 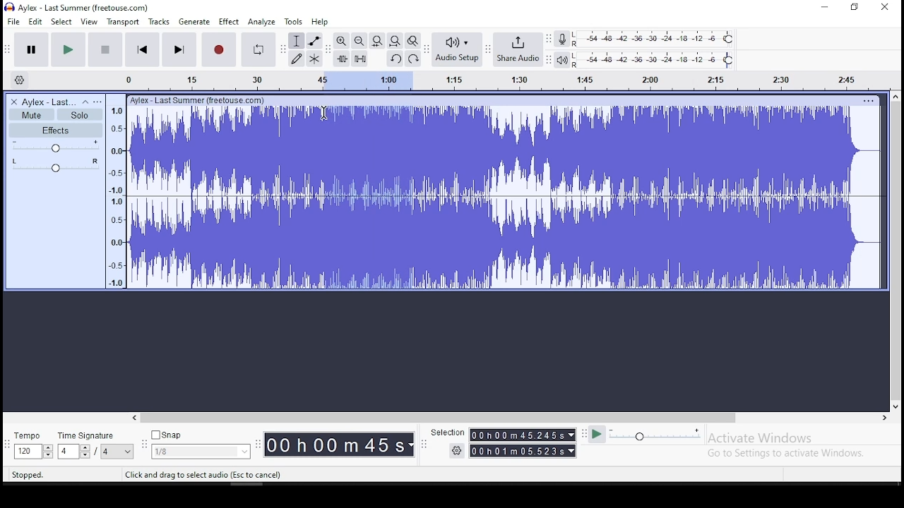 I want to click on restore, so click(x=855, y=8).